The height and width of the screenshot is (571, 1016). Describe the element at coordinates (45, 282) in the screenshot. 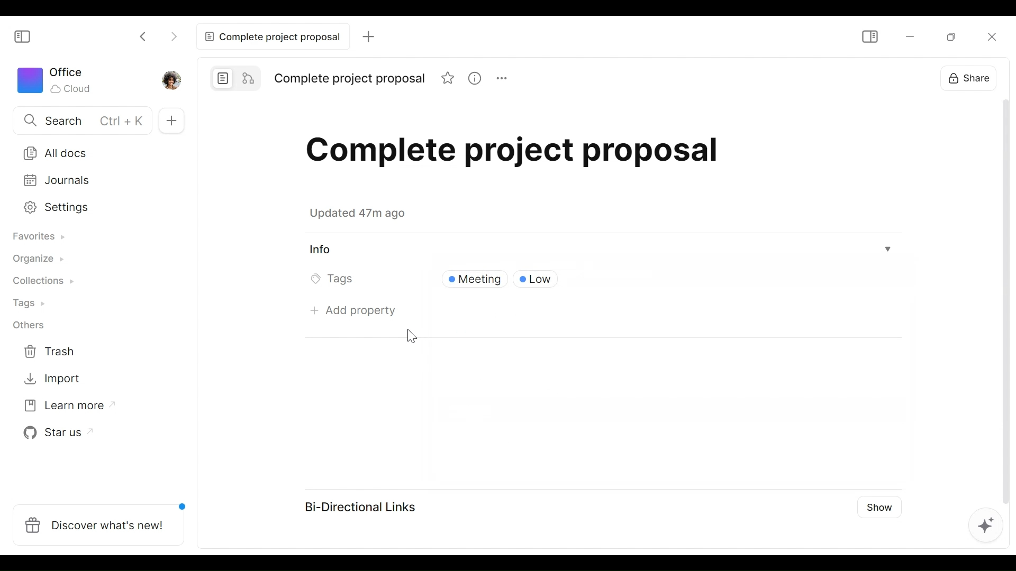

I see `Collections` at that location.